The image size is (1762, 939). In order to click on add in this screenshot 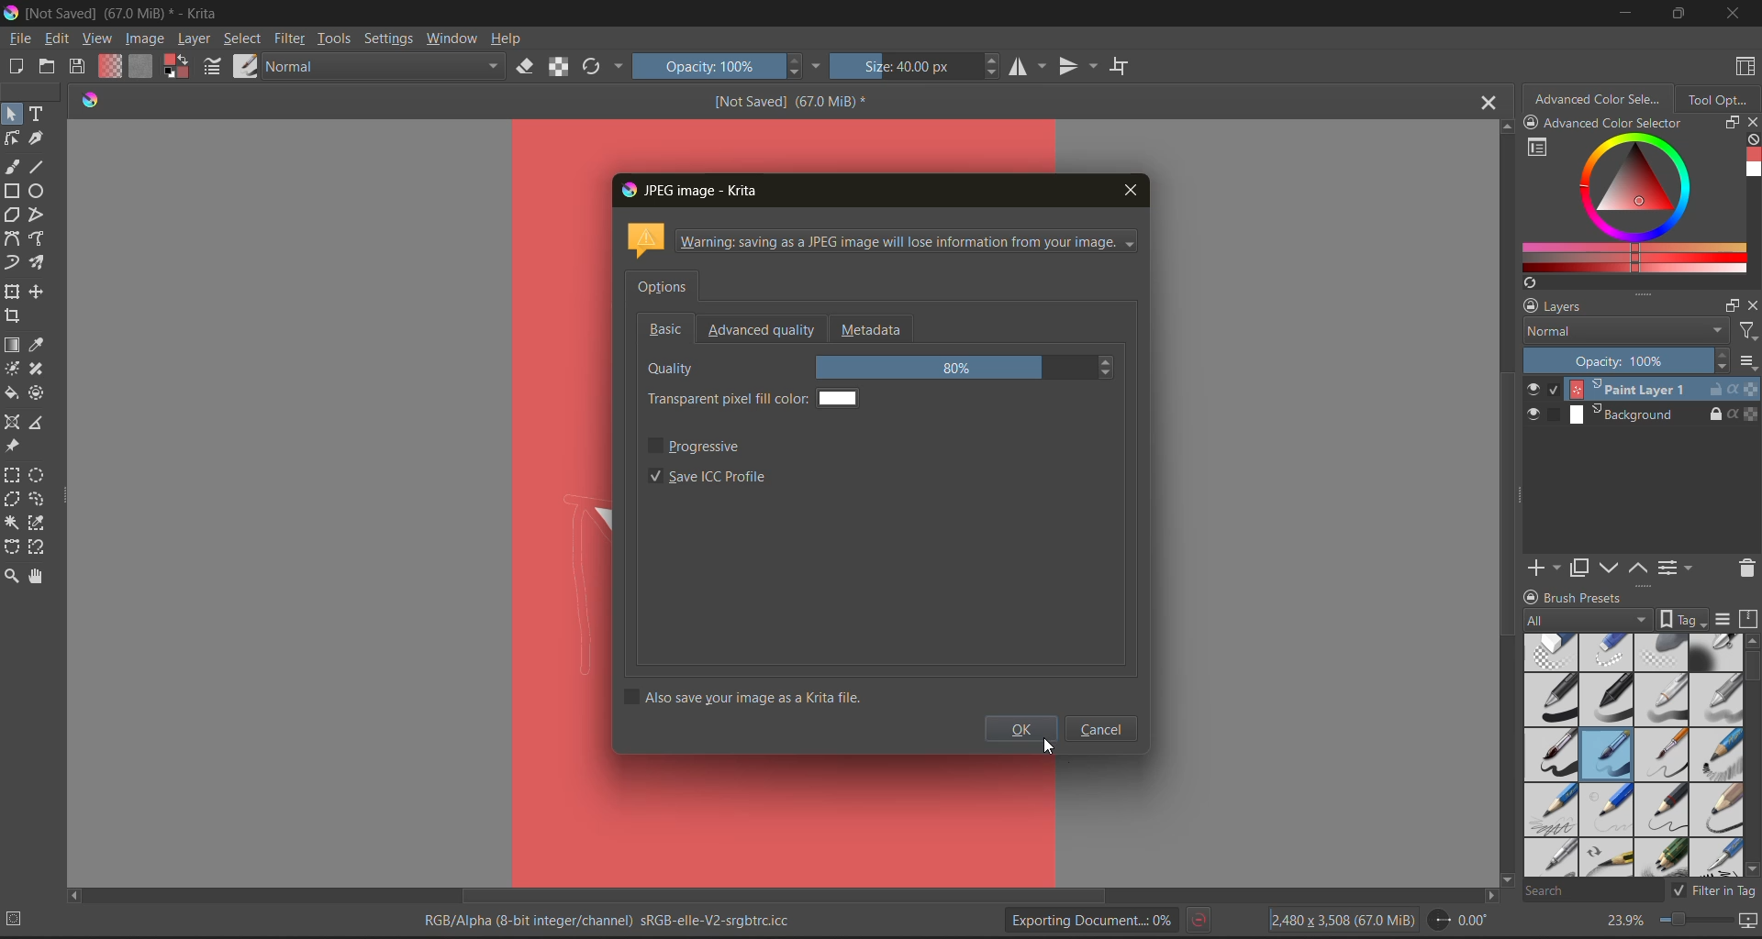, I will do `click(1548, 566)`.